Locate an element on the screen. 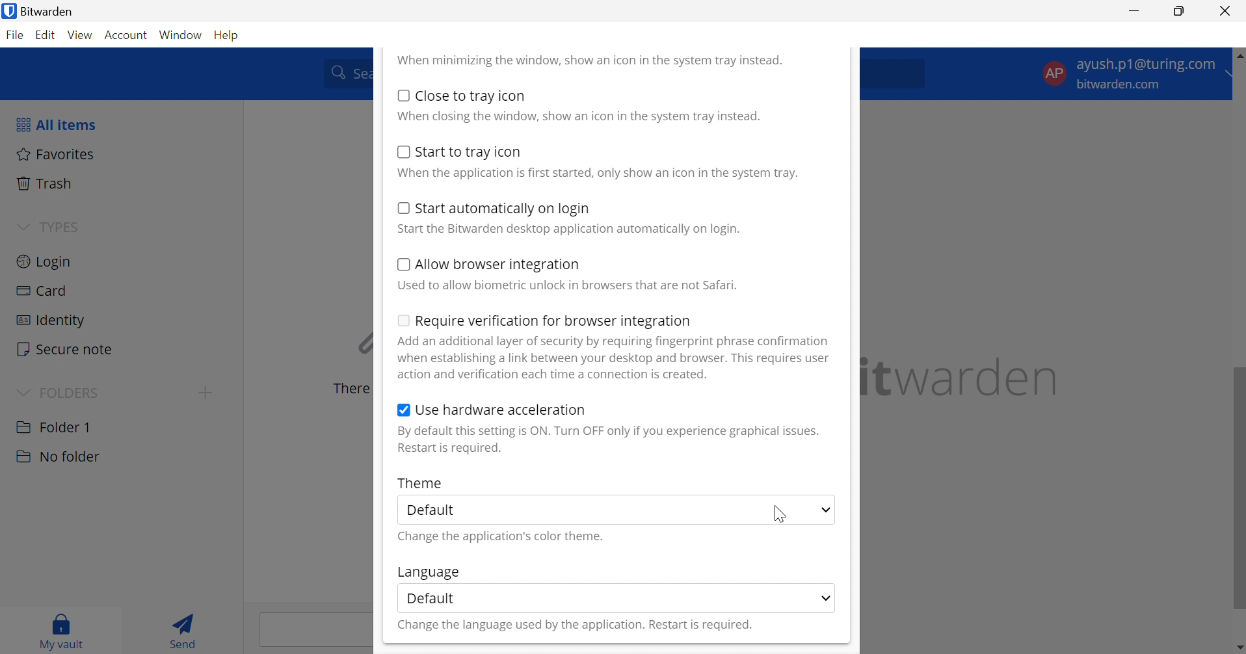 The image size is (1246, 654). drop down is located at coordinates (1234, 75).